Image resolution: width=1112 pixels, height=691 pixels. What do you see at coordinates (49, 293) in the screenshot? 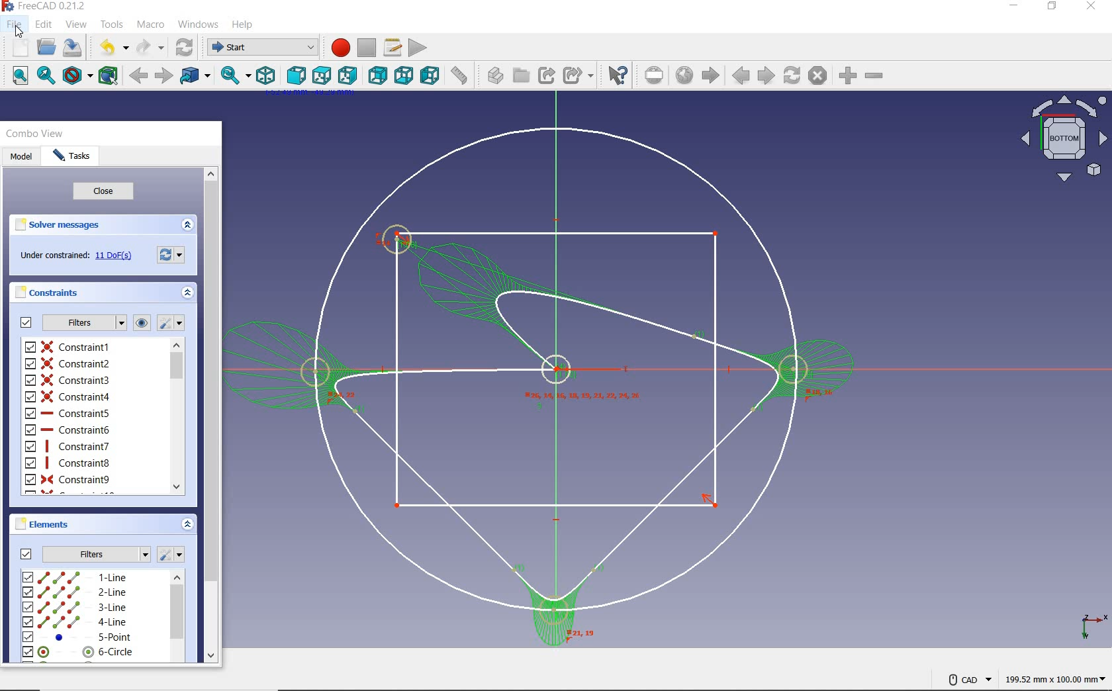
I see `constraints` at bounding box center [49, 293].